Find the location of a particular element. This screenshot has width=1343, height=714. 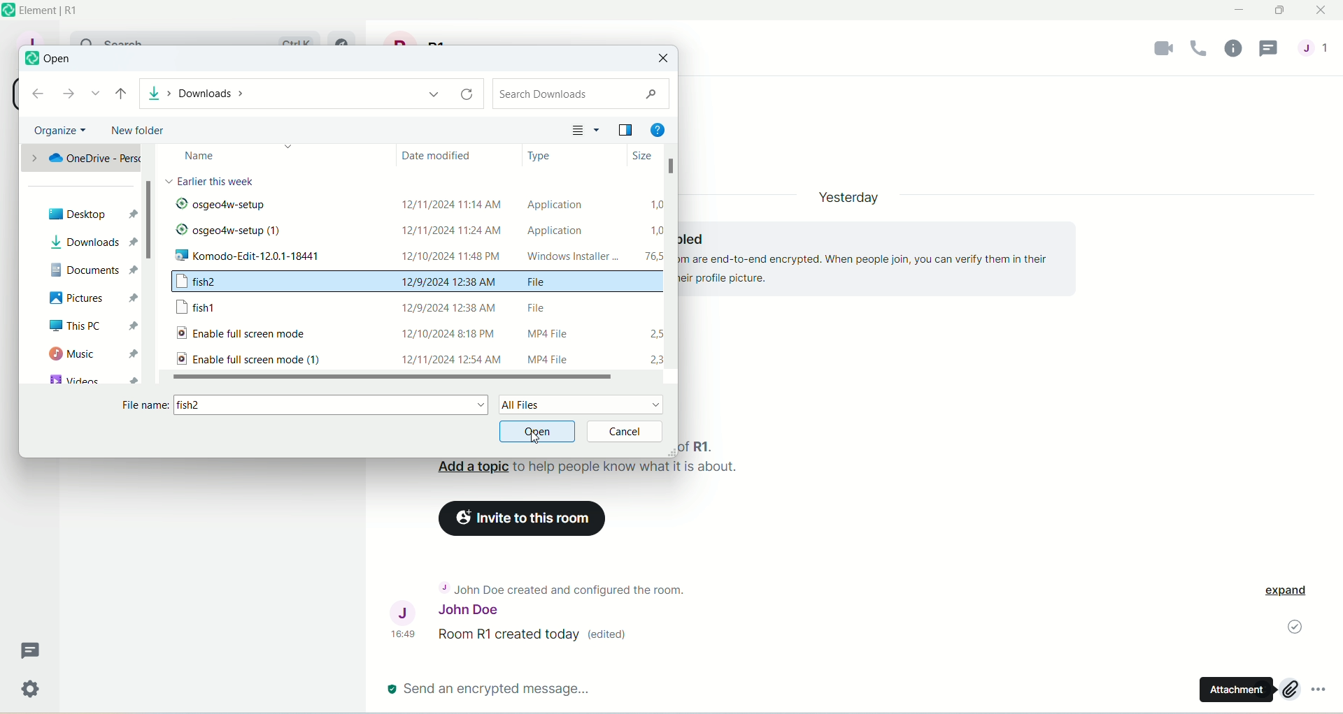

upto is located at coordinates (121, 95).